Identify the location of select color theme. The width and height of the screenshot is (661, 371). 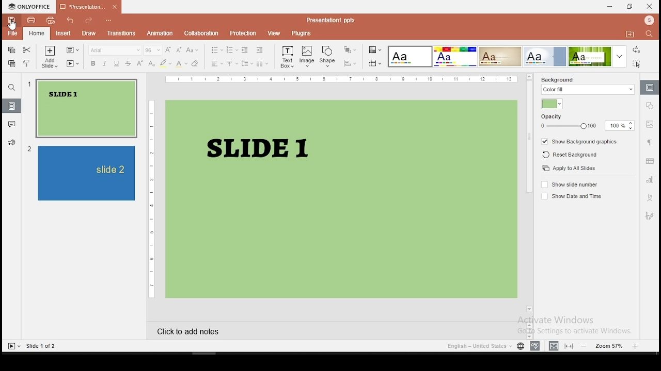
(590, 56).